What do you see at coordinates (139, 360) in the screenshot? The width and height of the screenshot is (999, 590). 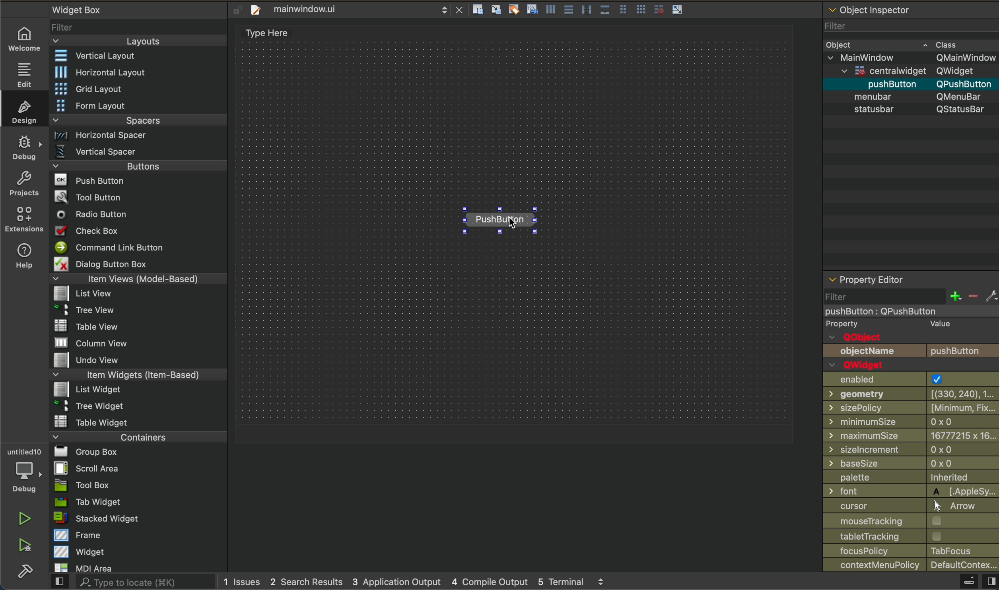 I see `undo view` at bounding box center [139, 360].